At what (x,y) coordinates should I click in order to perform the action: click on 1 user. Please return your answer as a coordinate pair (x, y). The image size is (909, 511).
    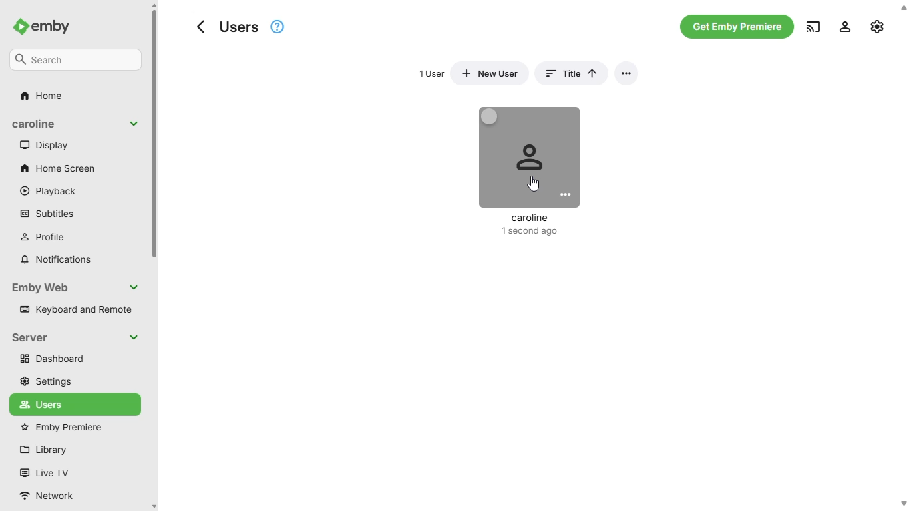
    Looking at the image, I should click on (433, 73).